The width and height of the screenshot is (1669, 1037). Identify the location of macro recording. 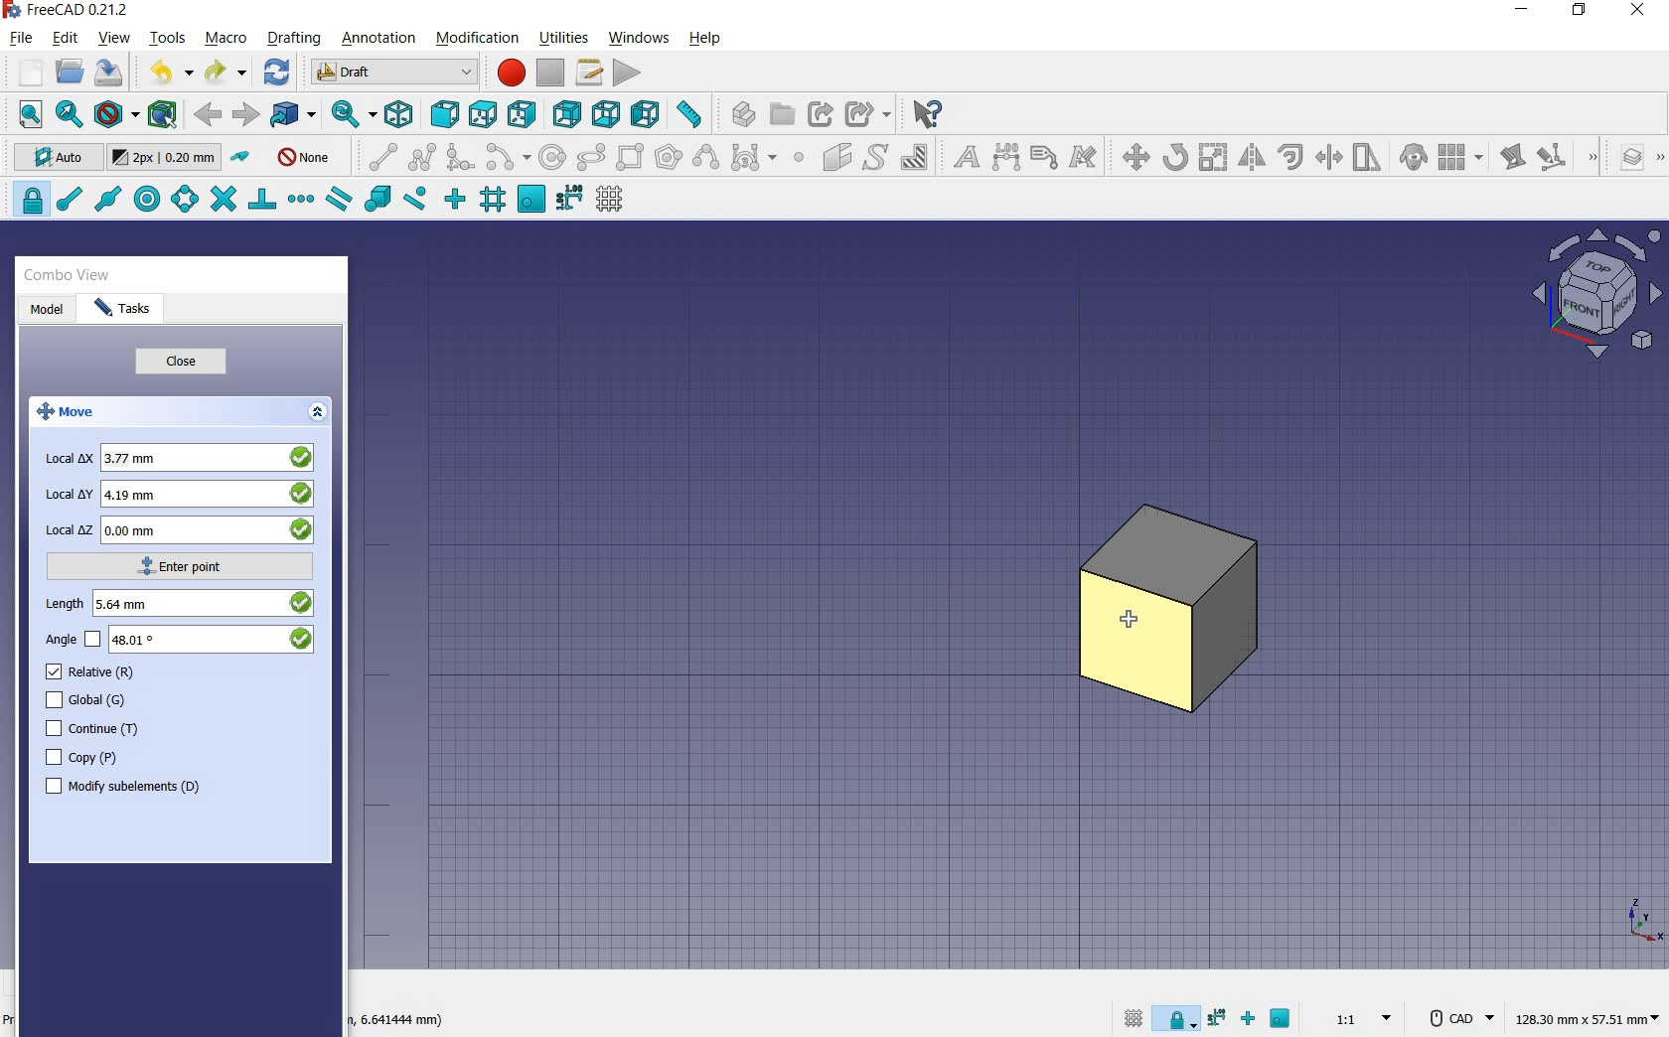
(510, 74).